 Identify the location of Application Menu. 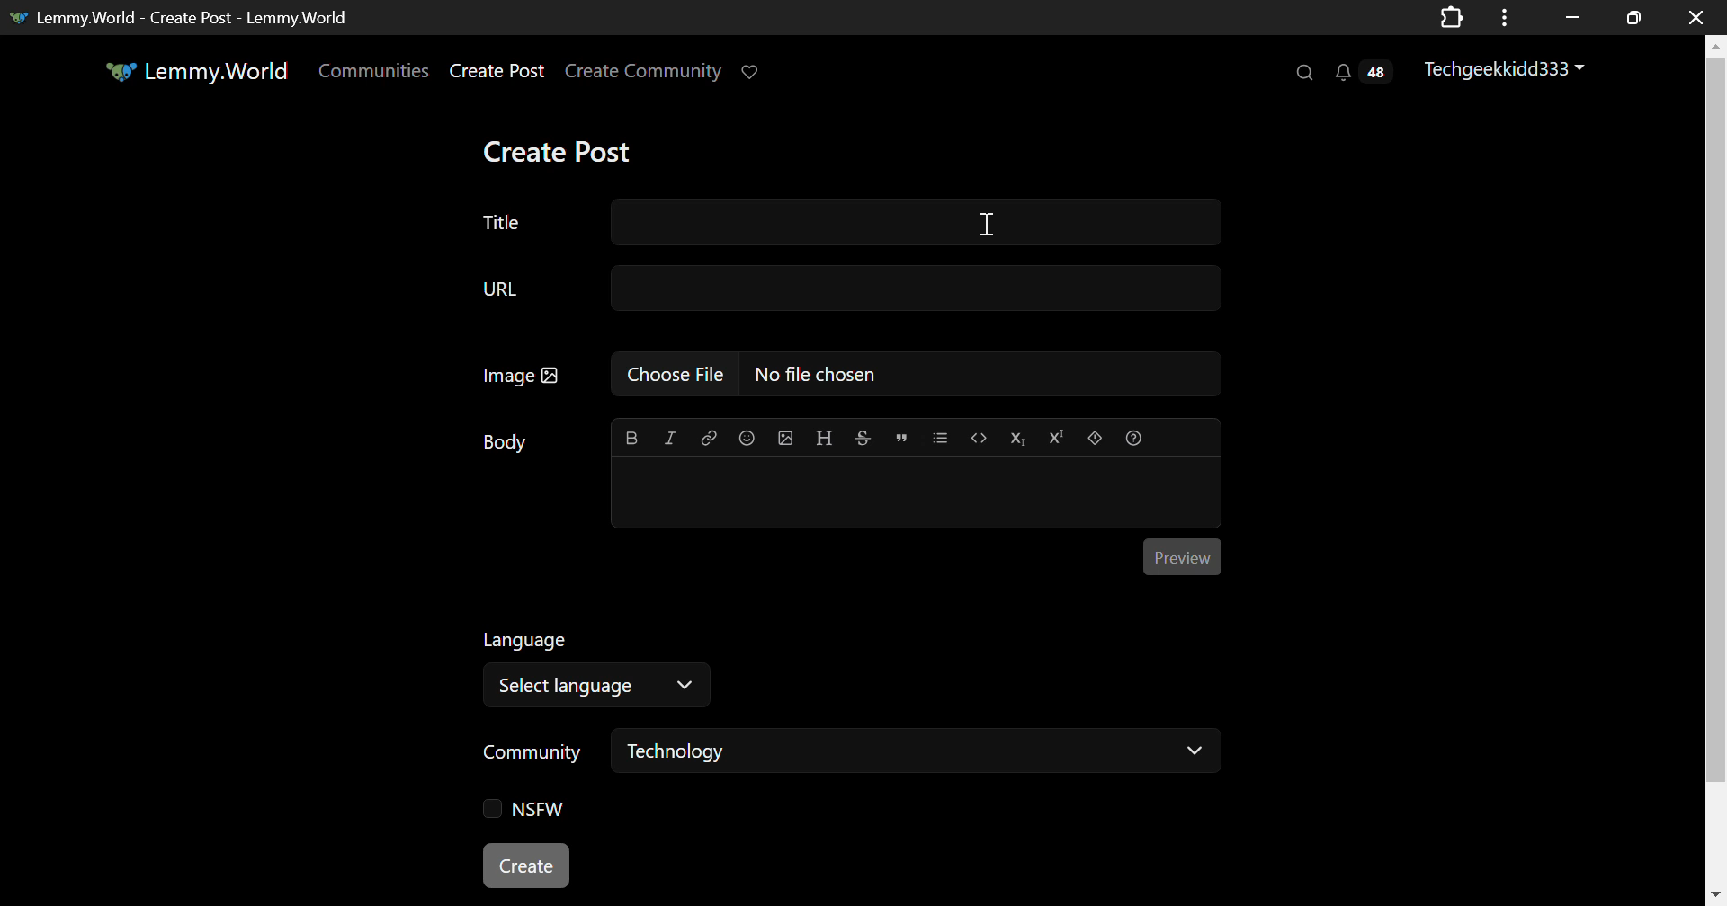
(1507, 17).